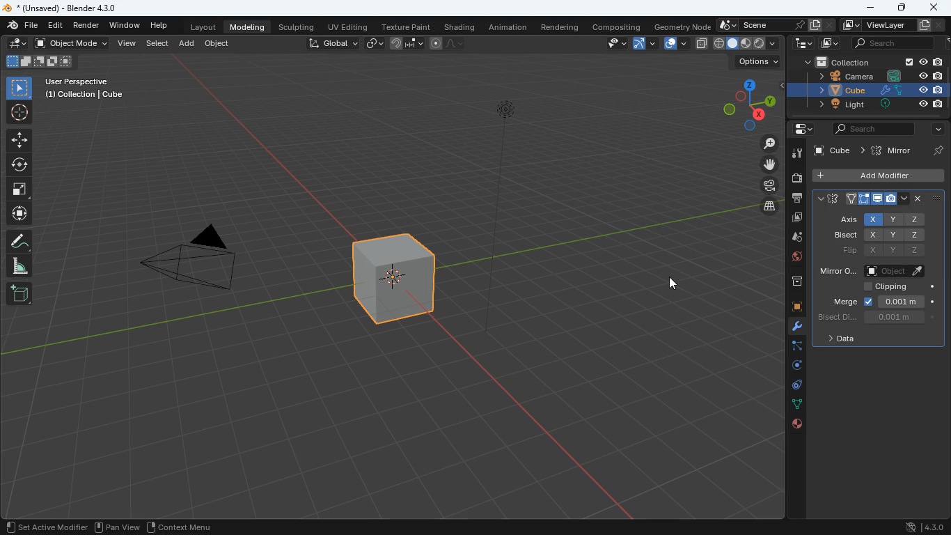 The width and height of the screenshot is (951, 535). I want to click on public, so click(792, 258).